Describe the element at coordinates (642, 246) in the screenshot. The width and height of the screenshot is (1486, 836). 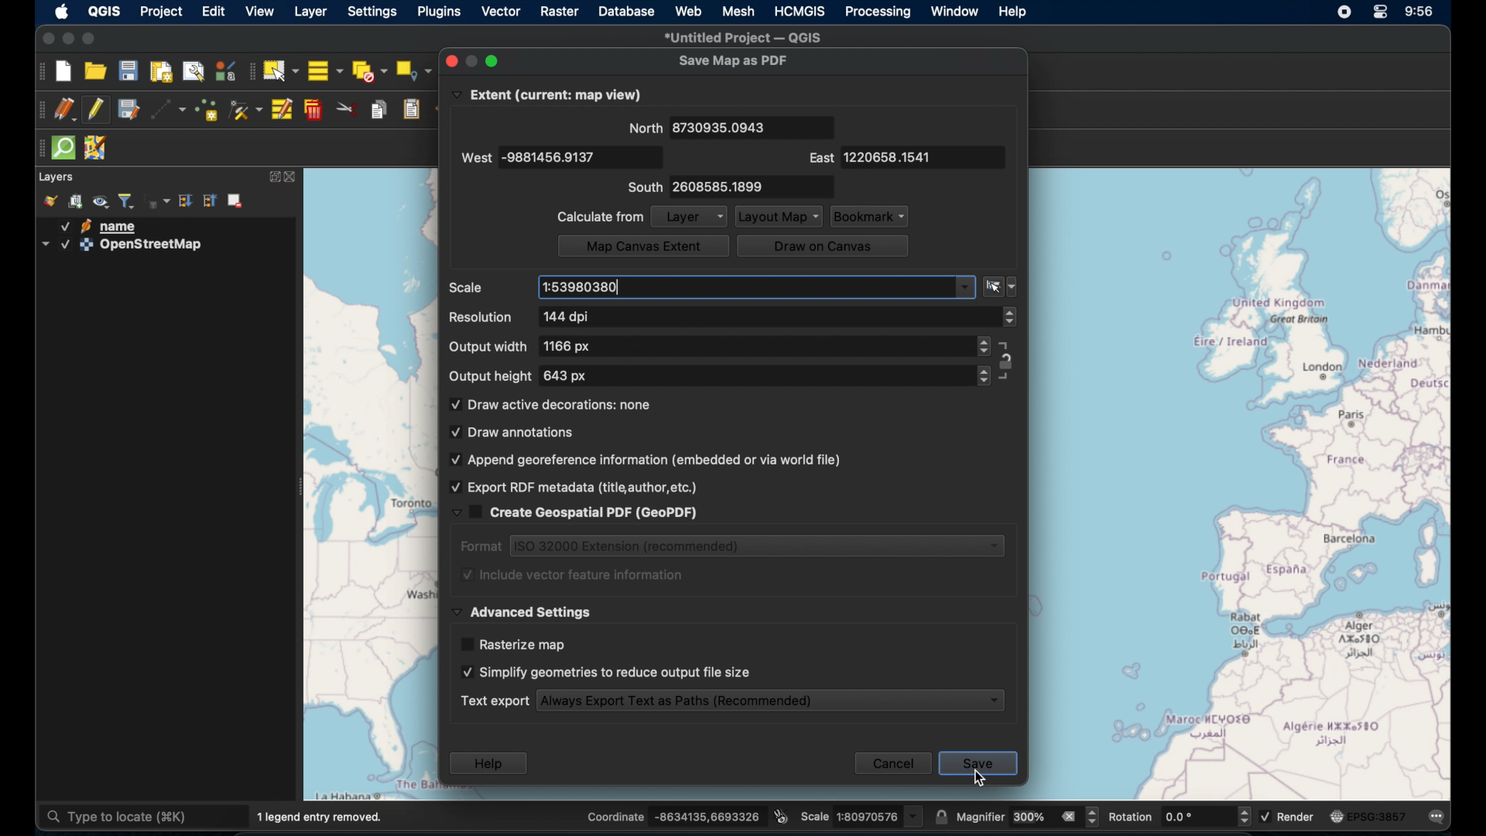
I see `map on canvas extent` at that location.